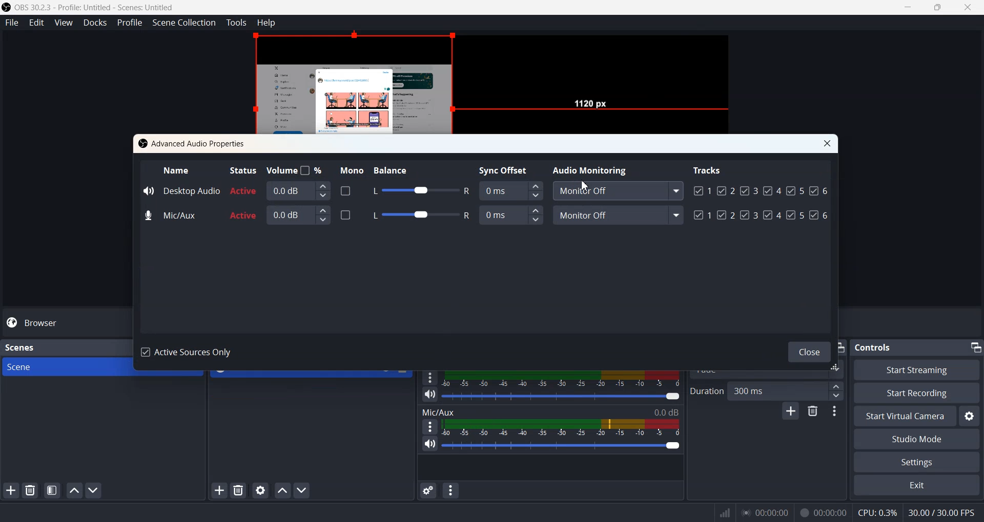  What do you see at coordinates (189, 353) in the screenshot?
I see `Active Sources Only` at bounding box center [189, 353].